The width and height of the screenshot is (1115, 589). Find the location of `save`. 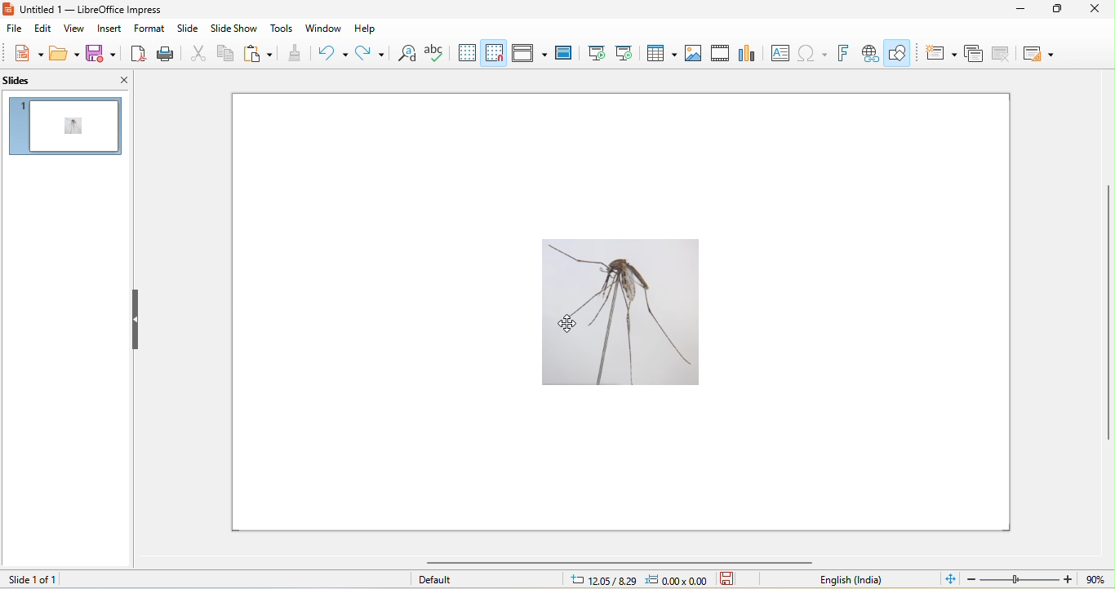

save is located at coordinates (733, 579).